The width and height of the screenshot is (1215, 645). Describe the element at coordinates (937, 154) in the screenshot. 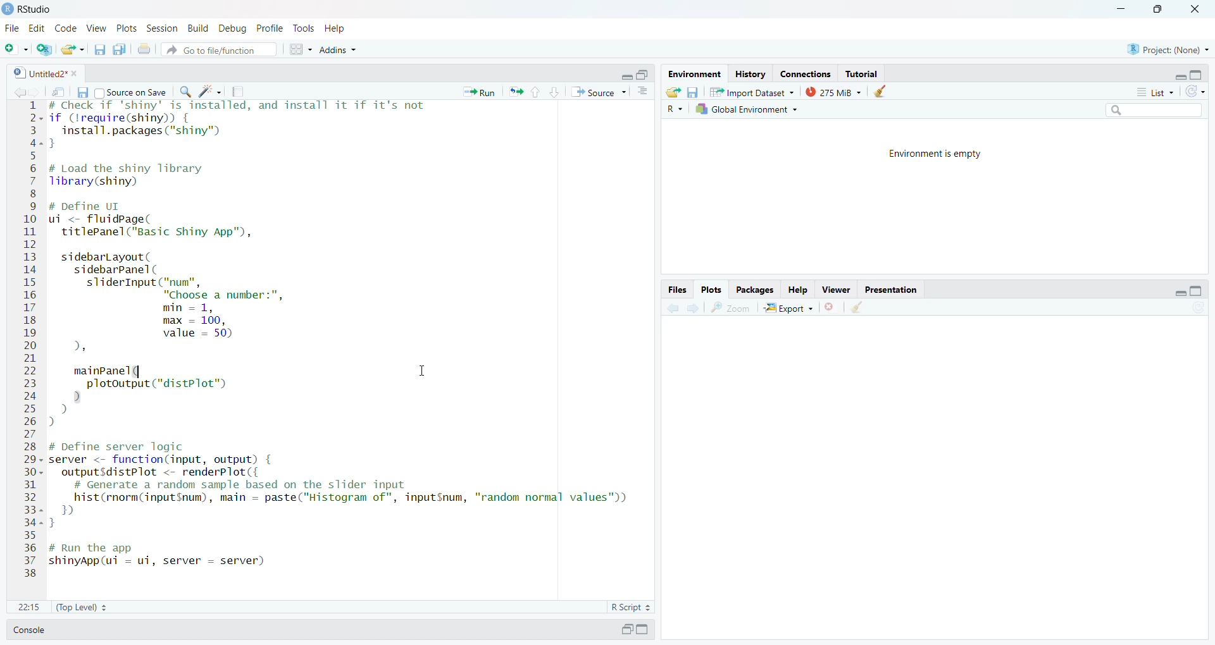

I see `Environment is empty` at that location.